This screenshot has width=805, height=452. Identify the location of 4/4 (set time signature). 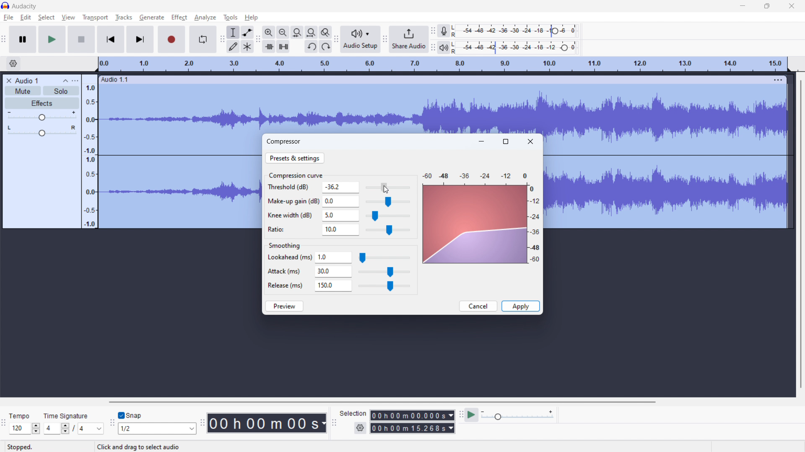
(73, 429).